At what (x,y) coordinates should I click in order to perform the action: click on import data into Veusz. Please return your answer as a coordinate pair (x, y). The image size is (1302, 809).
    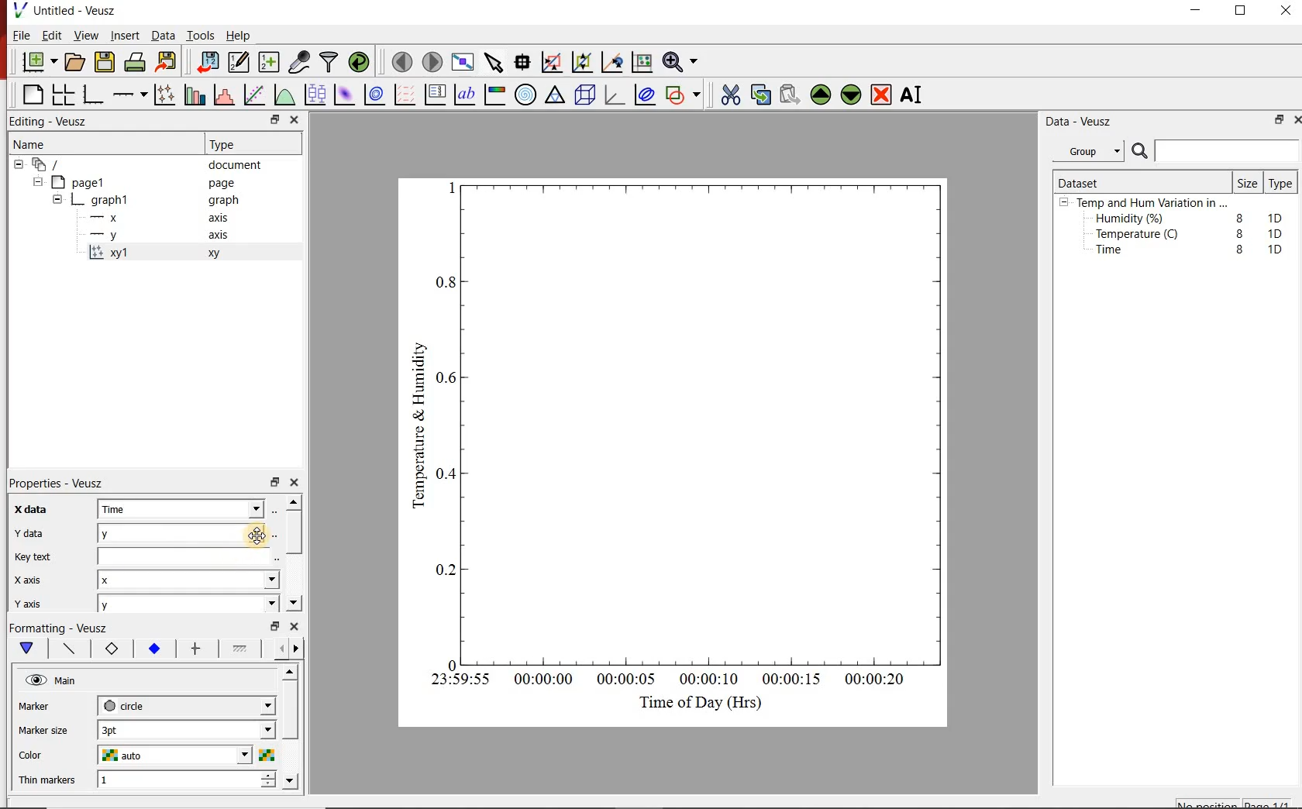
    Looking at the image, I should click on (207, 60).